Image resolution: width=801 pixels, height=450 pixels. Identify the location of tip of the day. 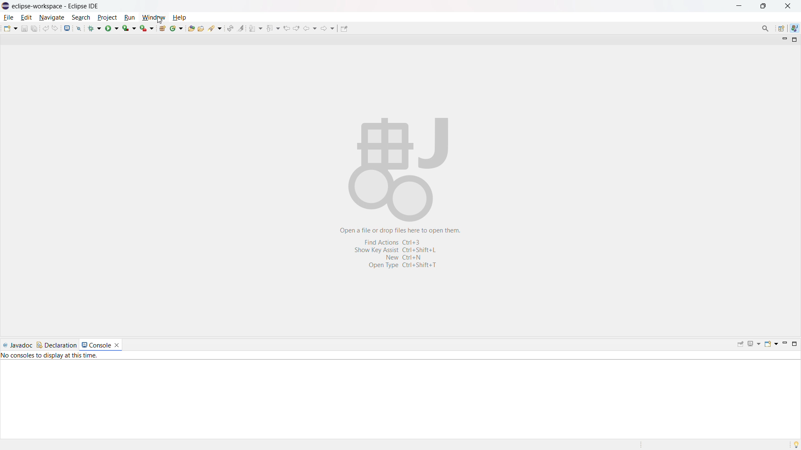
(794, 444).